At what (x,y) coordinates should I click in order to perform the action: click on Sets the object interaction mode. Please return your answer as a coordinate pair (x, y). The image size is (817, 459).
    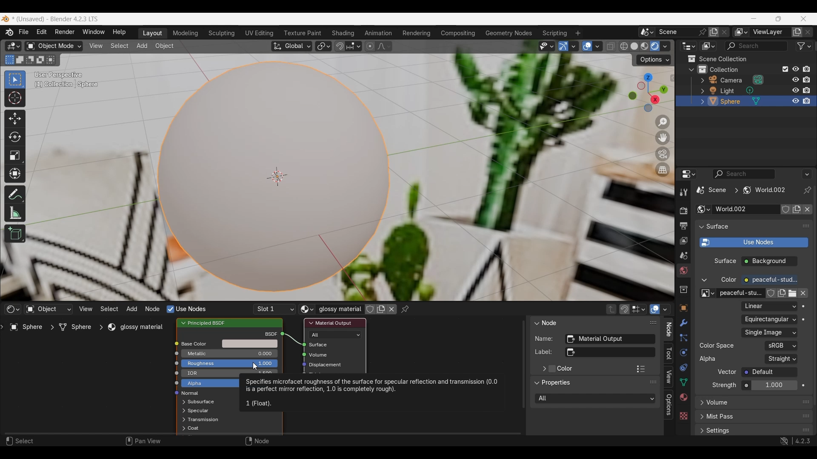
    Looking at the image, I should click on (54, 46).